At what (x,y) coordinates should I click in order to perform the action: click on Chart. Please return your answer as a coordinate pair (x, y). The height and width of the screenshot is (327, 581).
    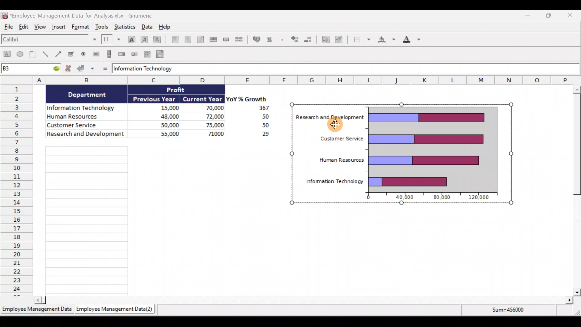
    Looking at the image, I should click on (433, 148).